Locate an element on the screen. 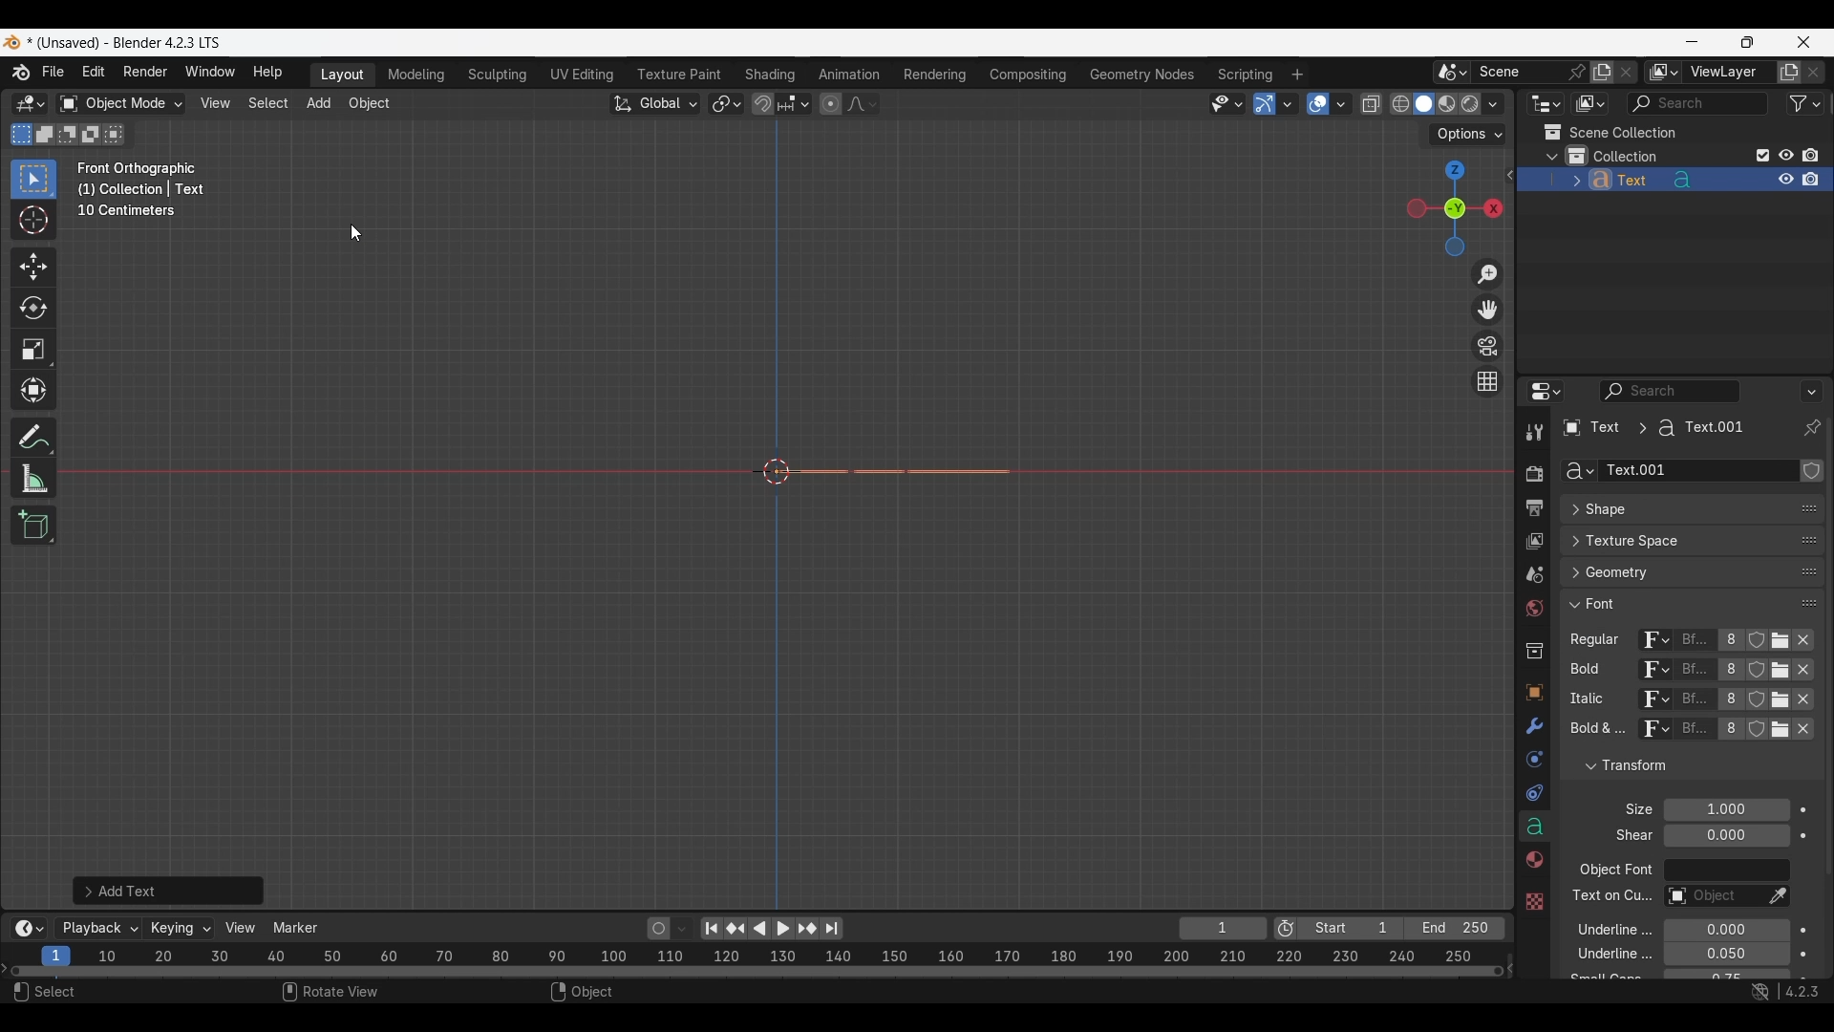 The width and height of the screenshot is (1834, 1032). Software logo is located at coordinates (11, 42).